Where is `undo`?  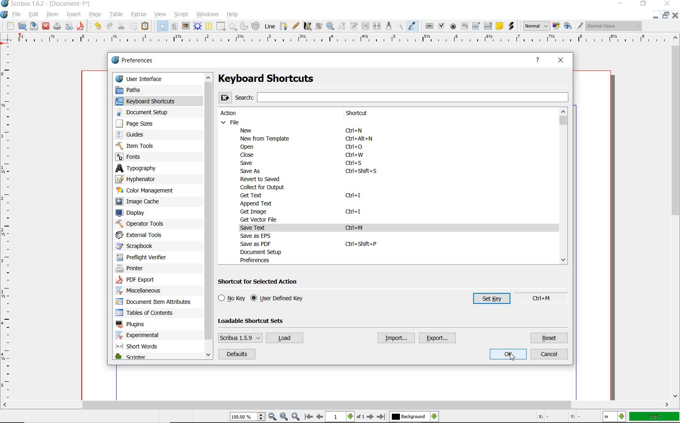 undo is located at coordinates (98, 26).